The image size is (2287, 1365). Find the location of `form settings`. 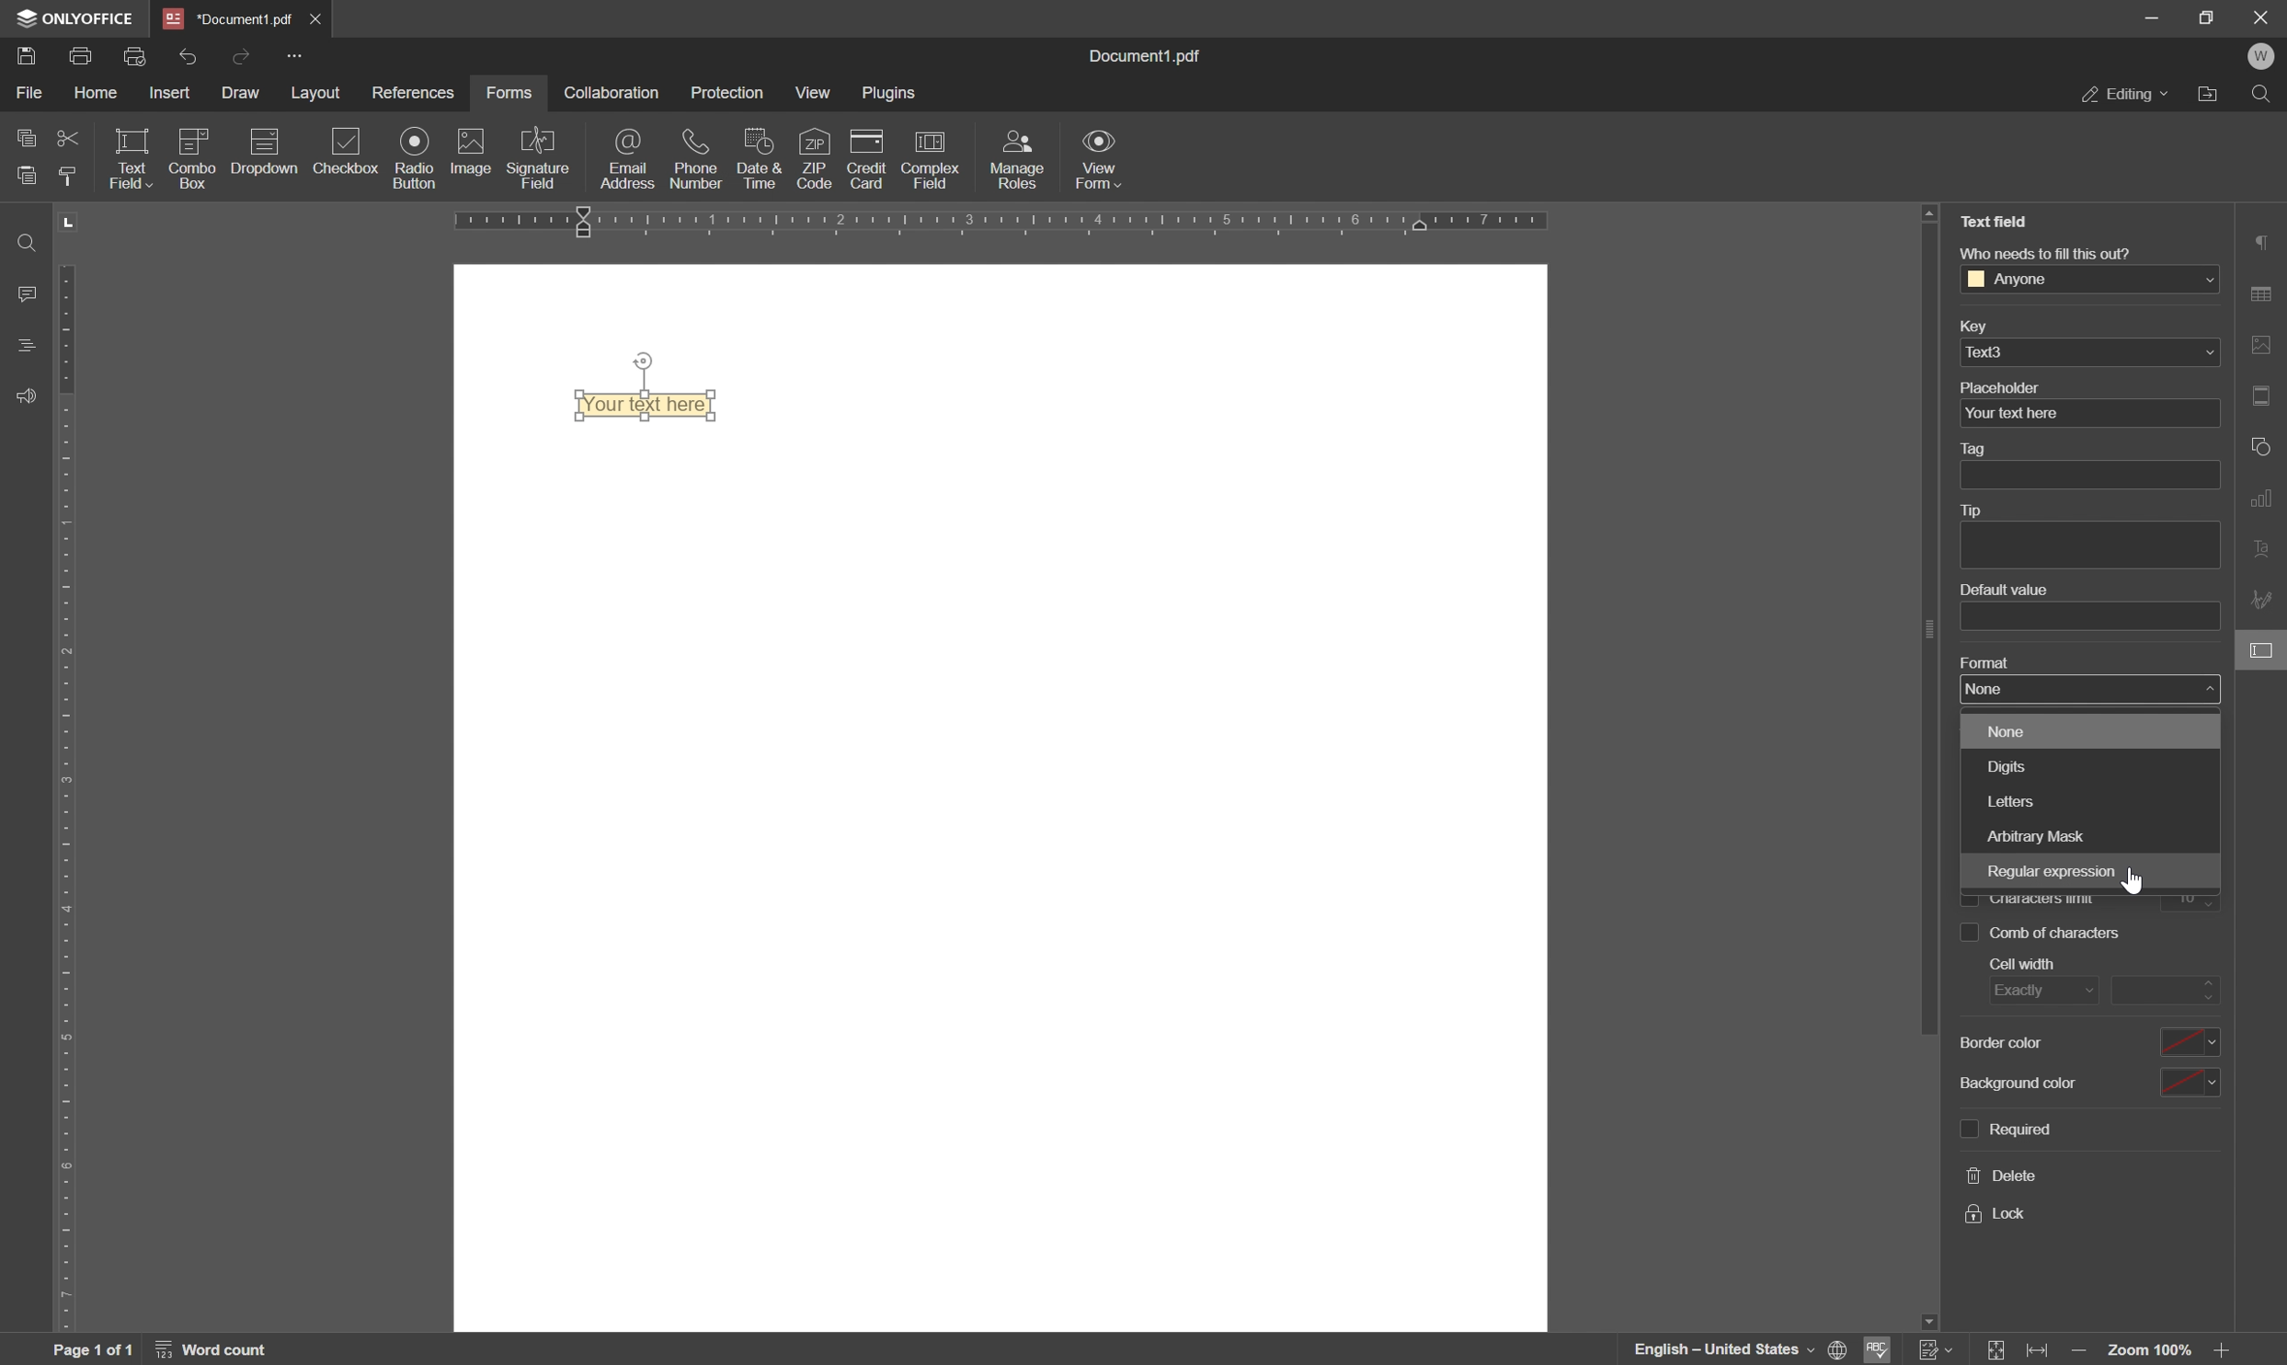

form settings is located at coordinates (2264, 653).